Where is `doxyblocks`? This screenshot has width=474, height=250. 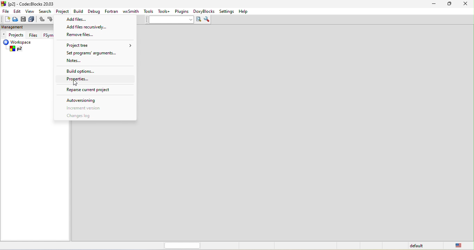
doxyblocks is located at coordinates (205, 11).